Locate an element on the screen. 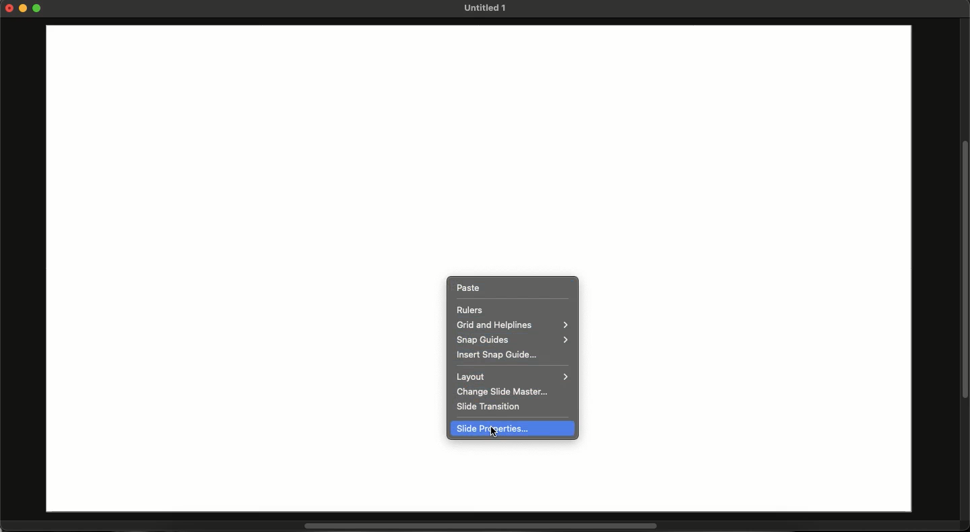 The width and height of the screenshot is (970, 532). vertical Scroll bar is located at coordinates (964, 268).